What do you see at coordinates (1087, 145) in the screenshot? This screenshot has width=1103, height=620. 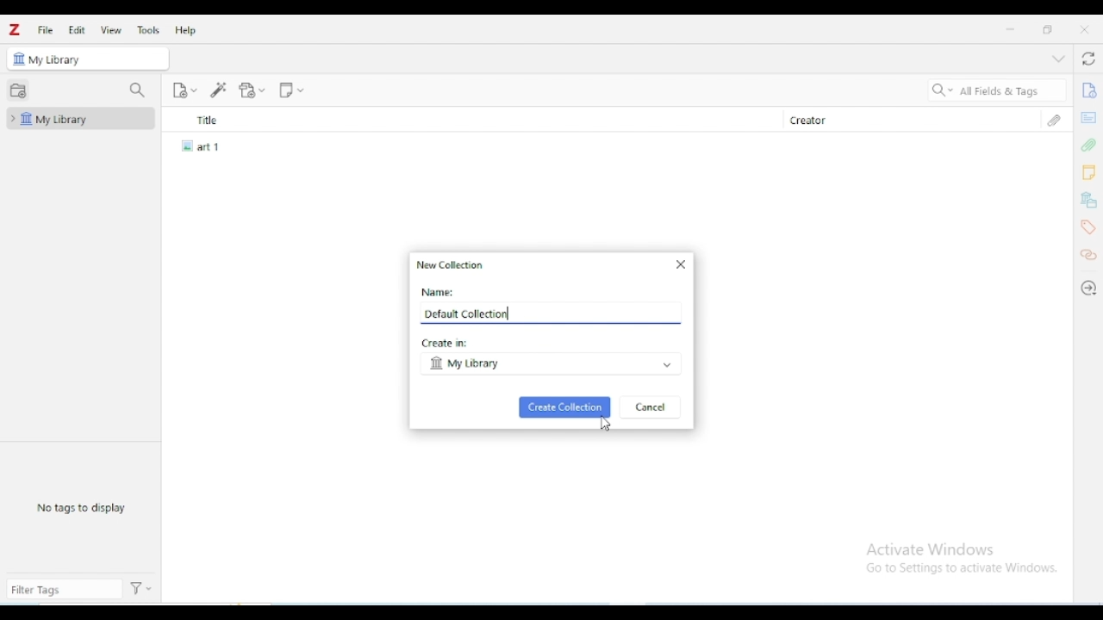 I see `attachments` at bounding box center [1087, 145].